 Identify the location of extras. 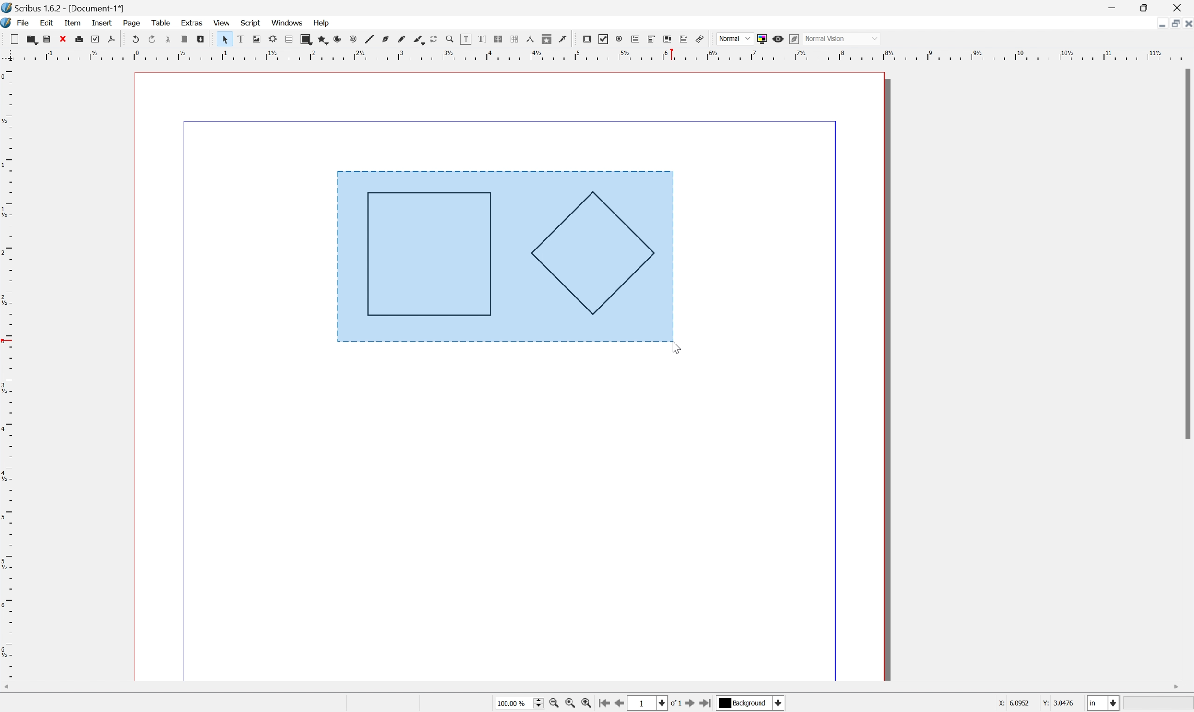
(192, 23).